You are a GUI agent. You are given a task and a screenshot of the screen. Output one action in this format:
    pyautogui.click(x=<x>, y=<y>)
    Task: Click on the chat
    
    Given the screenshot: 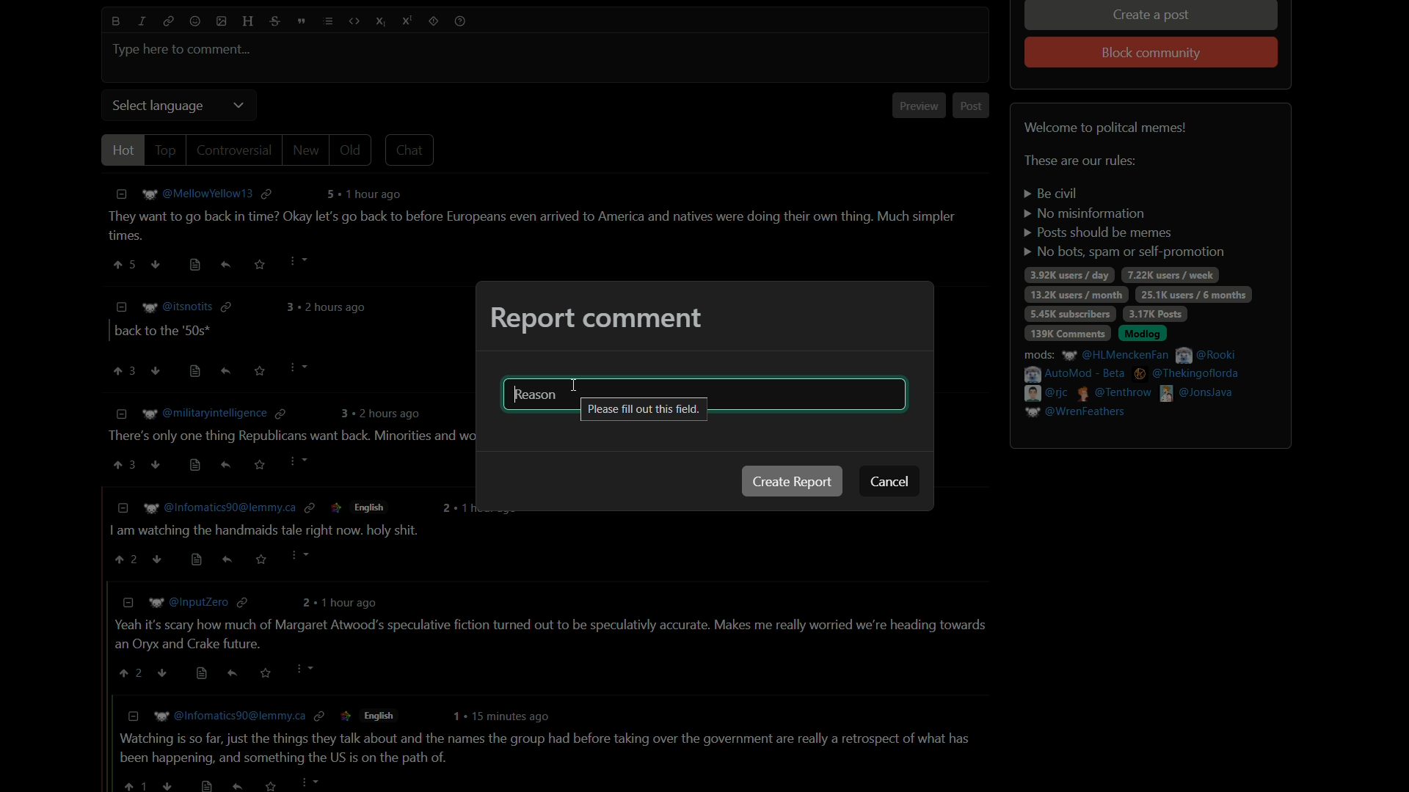 What is the action you would take?
    pyautogui.click(x=410, y=150)
    